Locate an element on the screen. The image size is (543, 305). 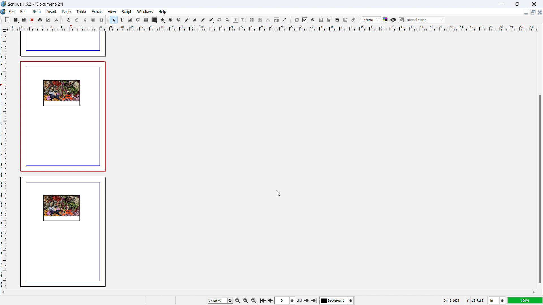
vertical scroll bar is located at coordinates (539, 126).